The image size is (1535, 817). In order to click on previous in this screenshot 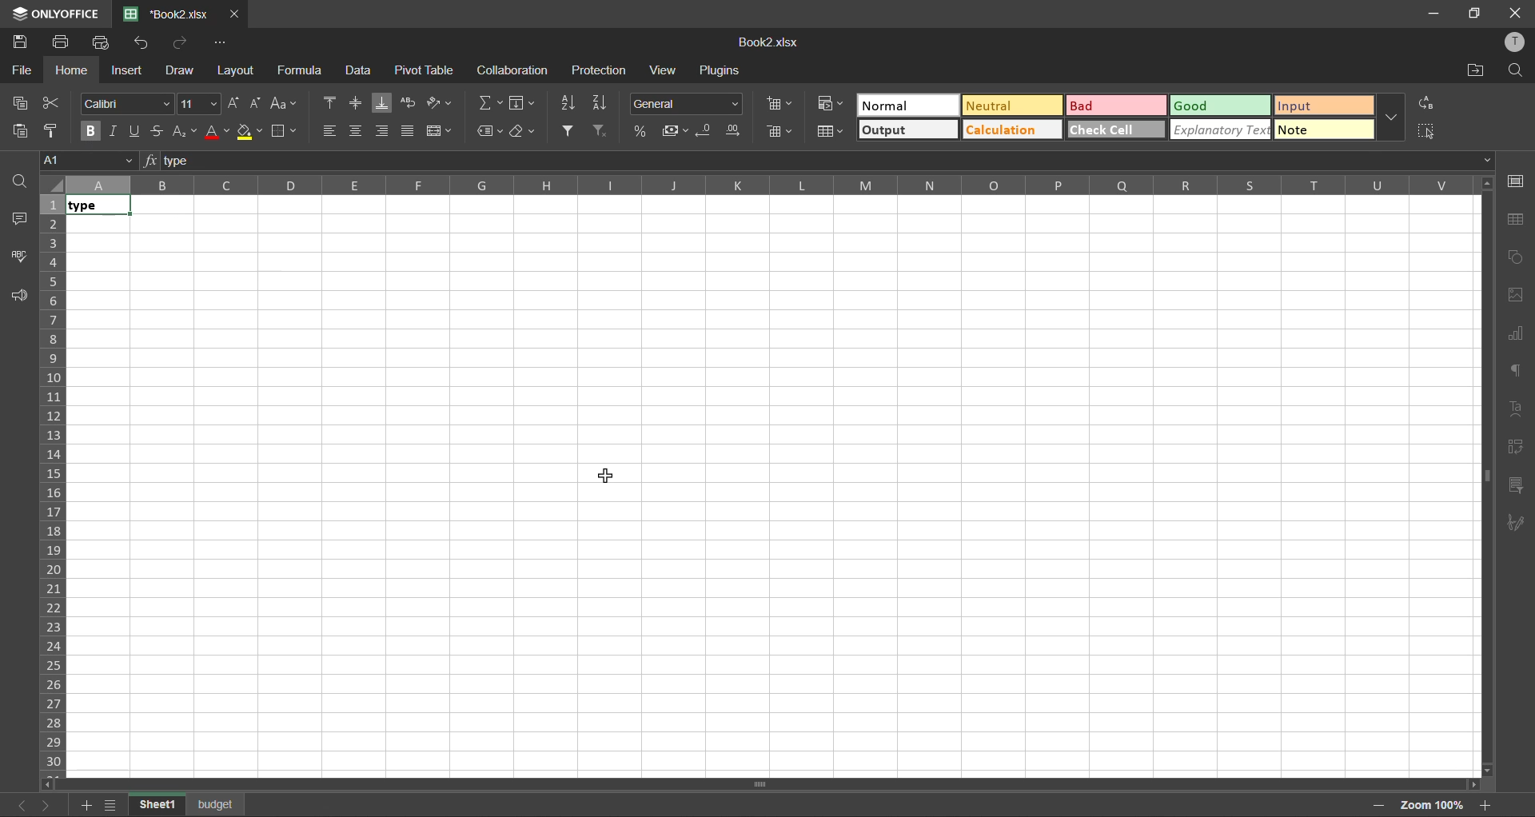, I will do `click(16, 803)`.